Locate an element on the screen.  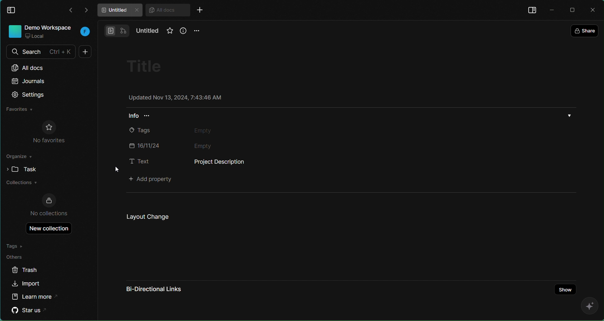
cursor is located at coordinates (114, 170).